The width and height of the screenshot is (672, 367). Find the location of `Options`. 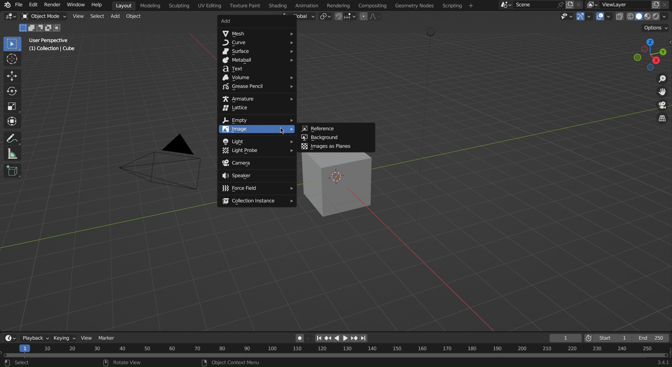

Options is located at coordinates (655, 27).